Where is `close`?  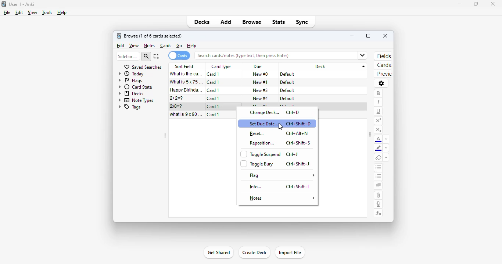
close is located at coordinates (492, 3).